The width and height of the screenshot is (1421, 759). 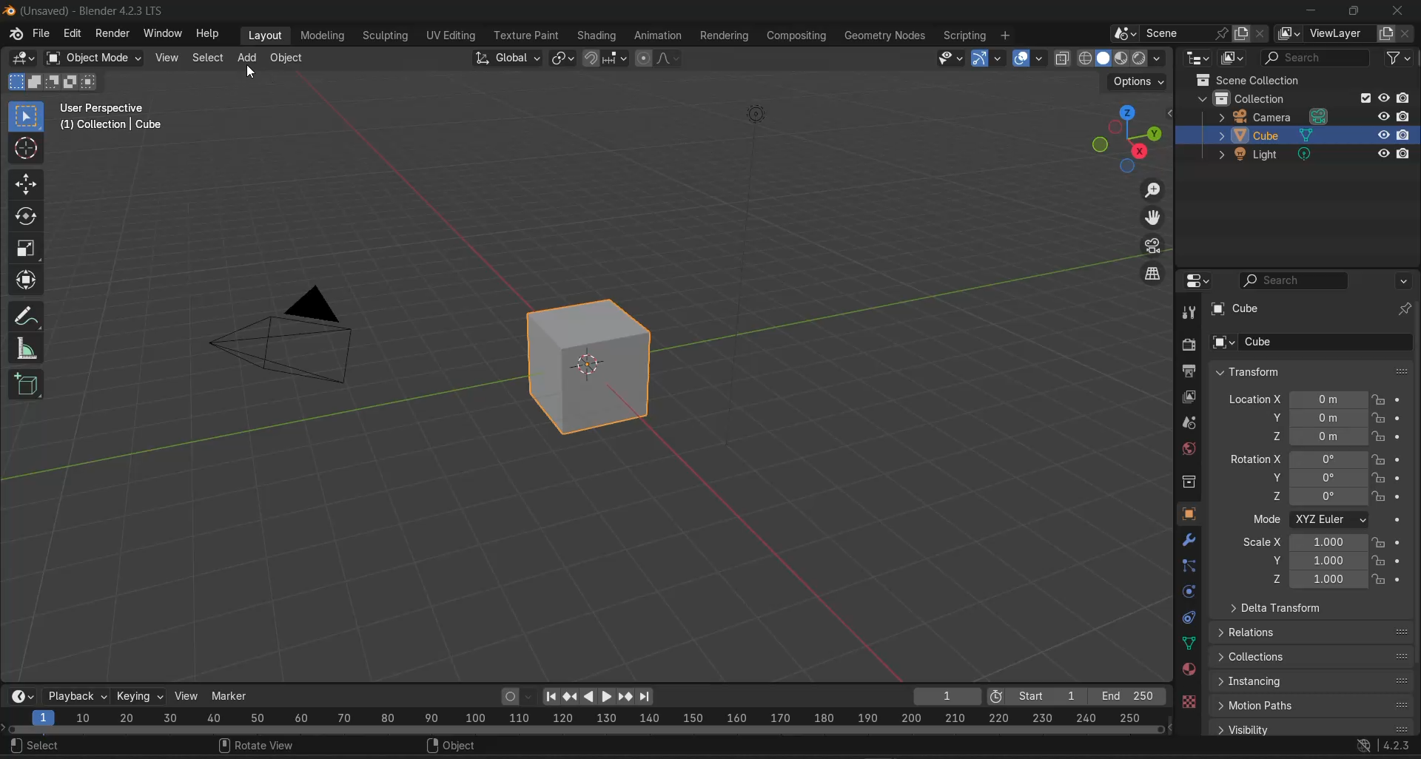 What do you see at coordinates (1190, 482) in the screenshot?
I see `collection` at bounding box center [1190, 482].